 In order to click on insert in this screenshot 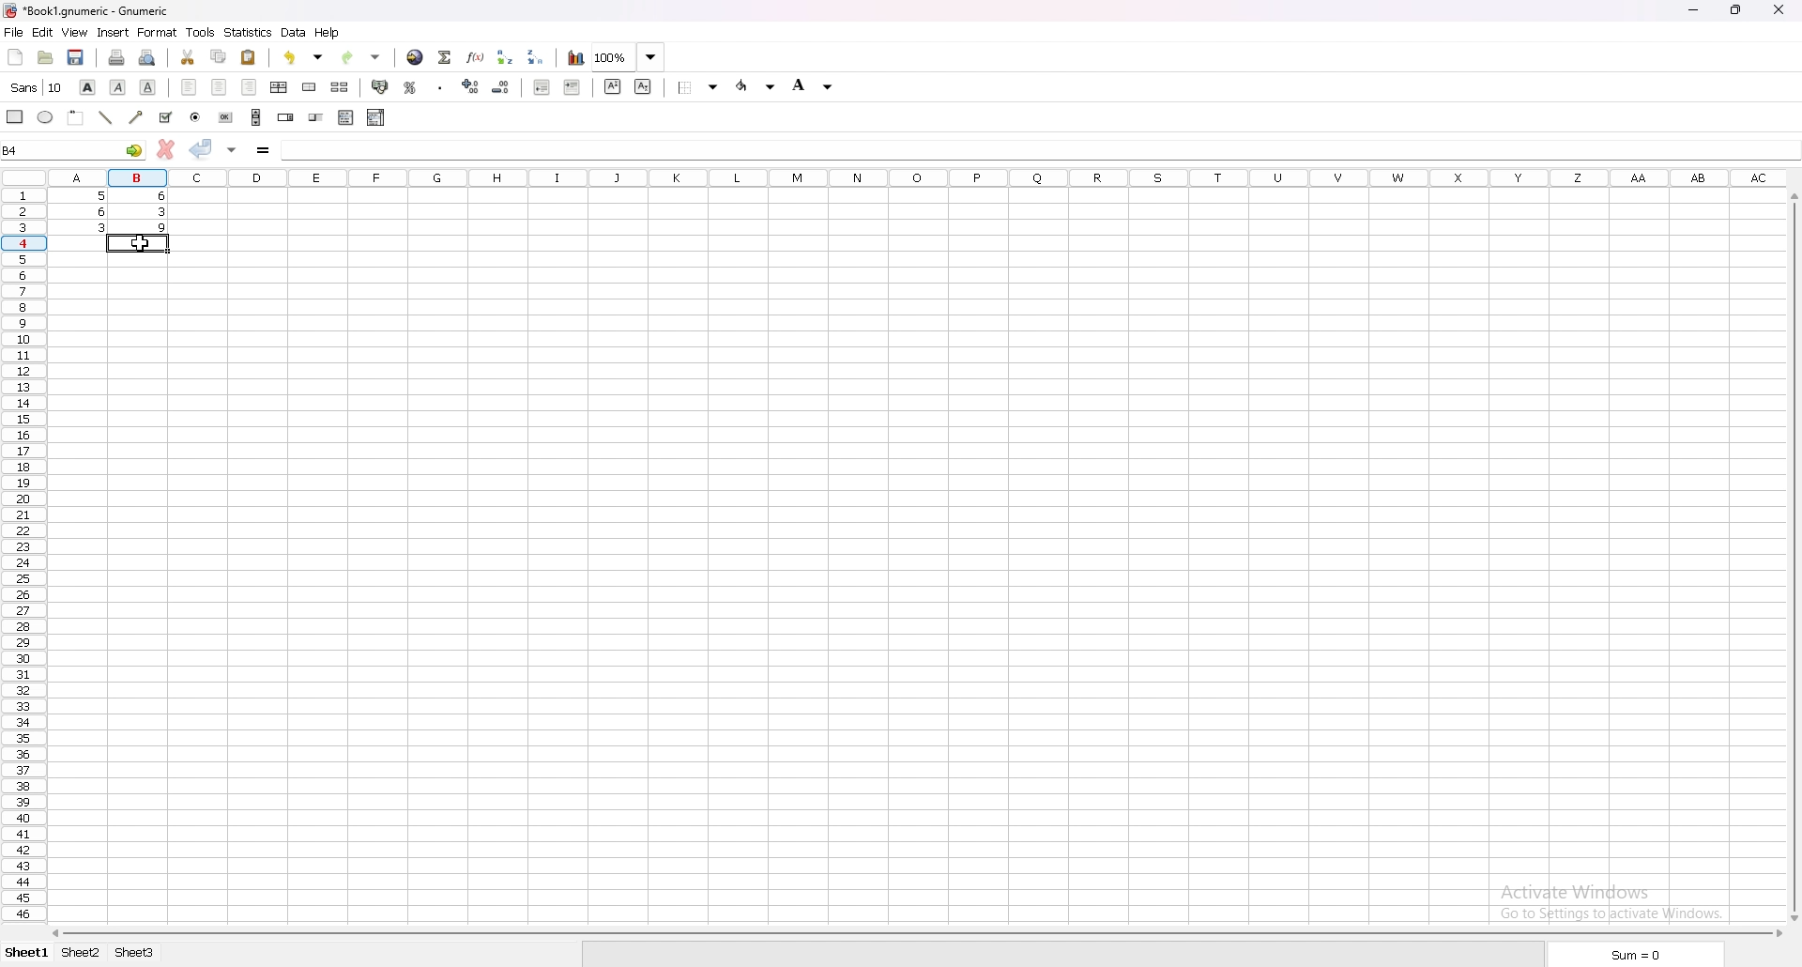, I will do `click(112, 33)`.